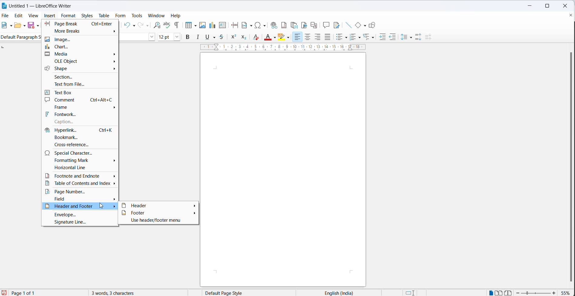  What do you see at coordinates (79, 85) in the screenshot?
I see `text from file` at bounding box center [79, 85].